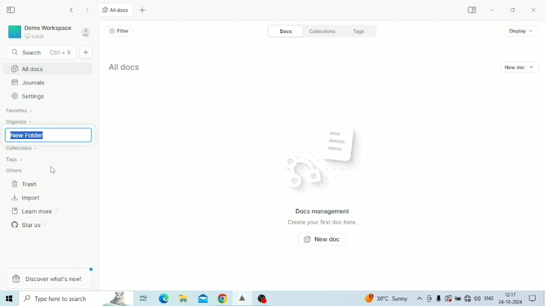 The height and width of the screenshot is (306, 545). Describe the element at coordinates (521, 67) in the screenshot. I see `New doc` at that location.